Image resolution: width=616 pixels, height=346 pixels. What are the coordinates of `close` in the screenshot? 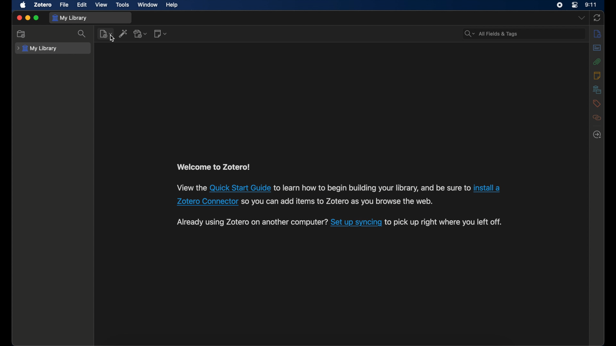 It's located at (19, 17).